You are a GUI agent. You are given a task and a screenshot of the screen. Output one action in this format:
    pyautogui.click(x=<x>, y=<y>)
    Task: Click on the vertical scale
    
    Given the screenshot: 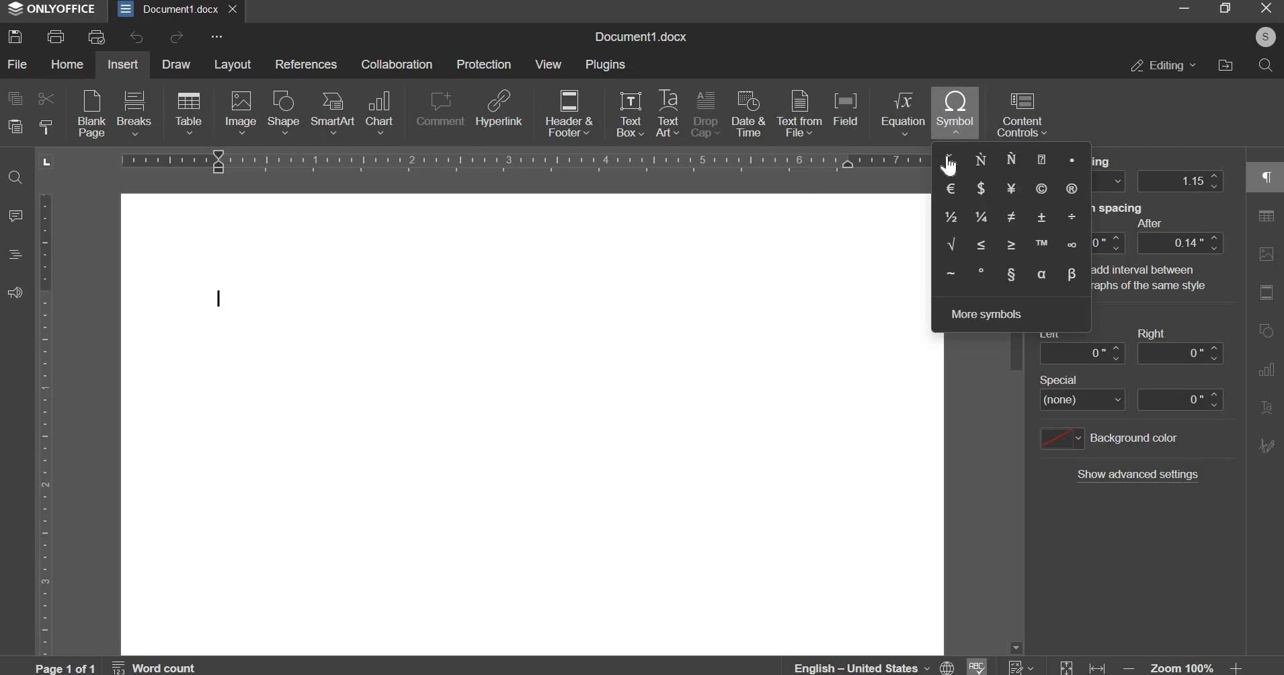 What is the action you would take?
    pyautogui.click(x=45, y=424)
    